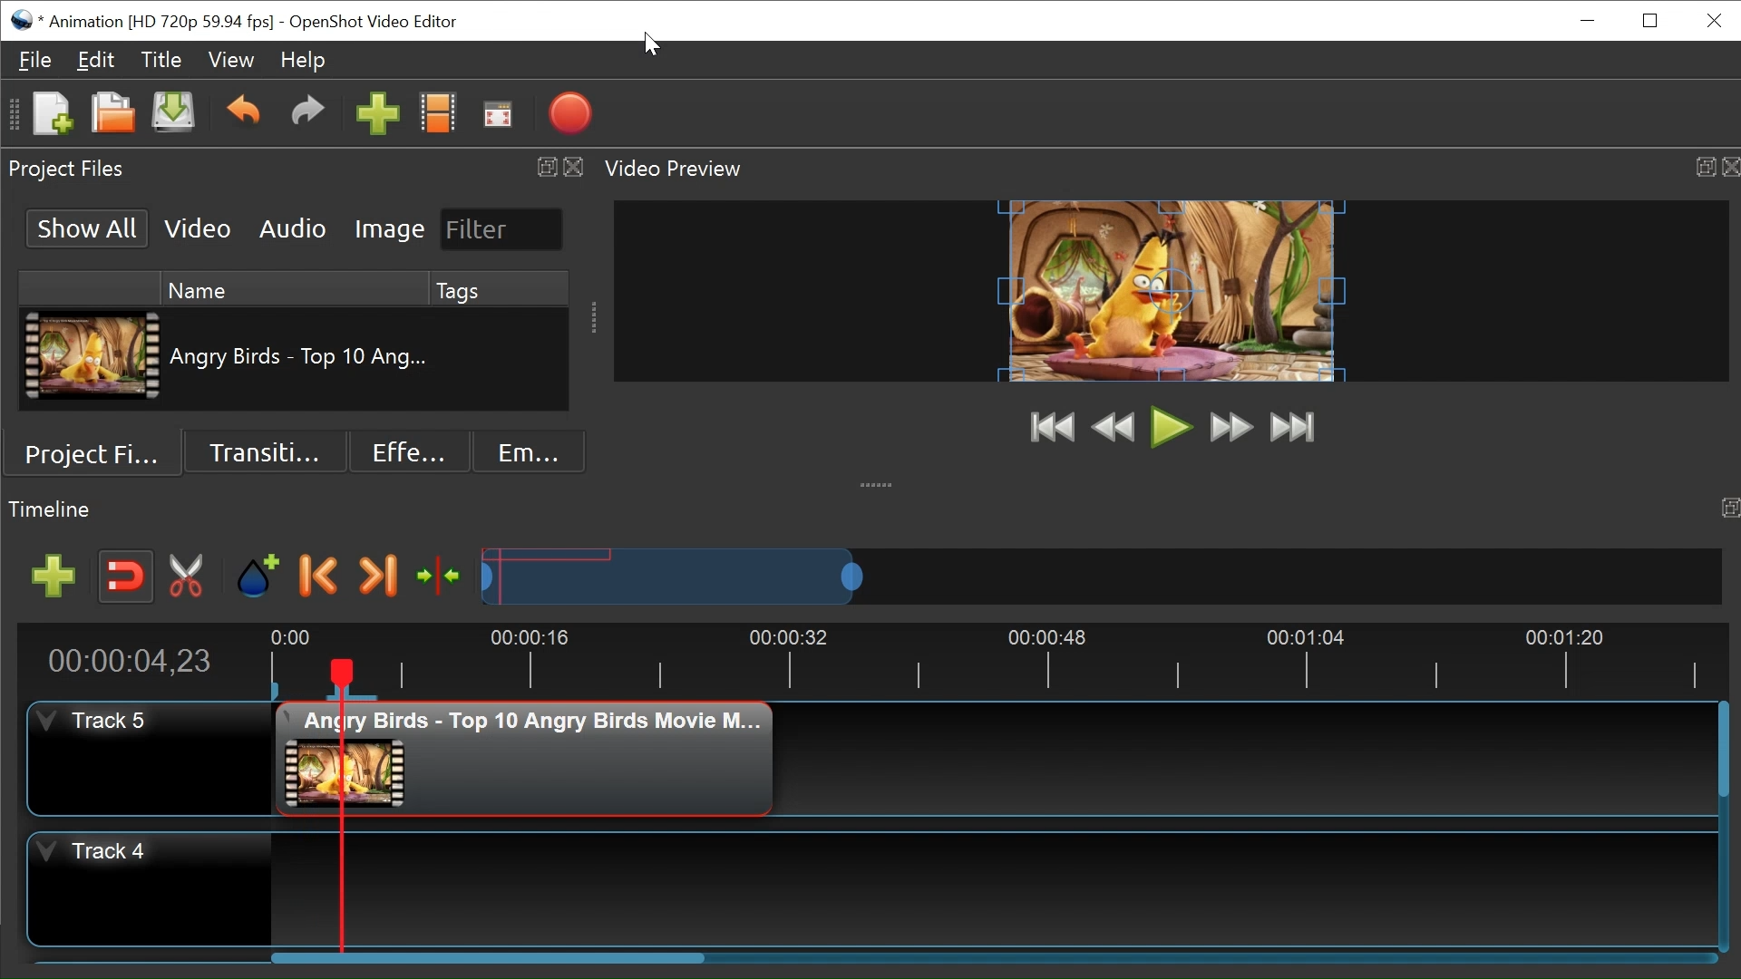  I want to click on Track Header, so click(150, 889).